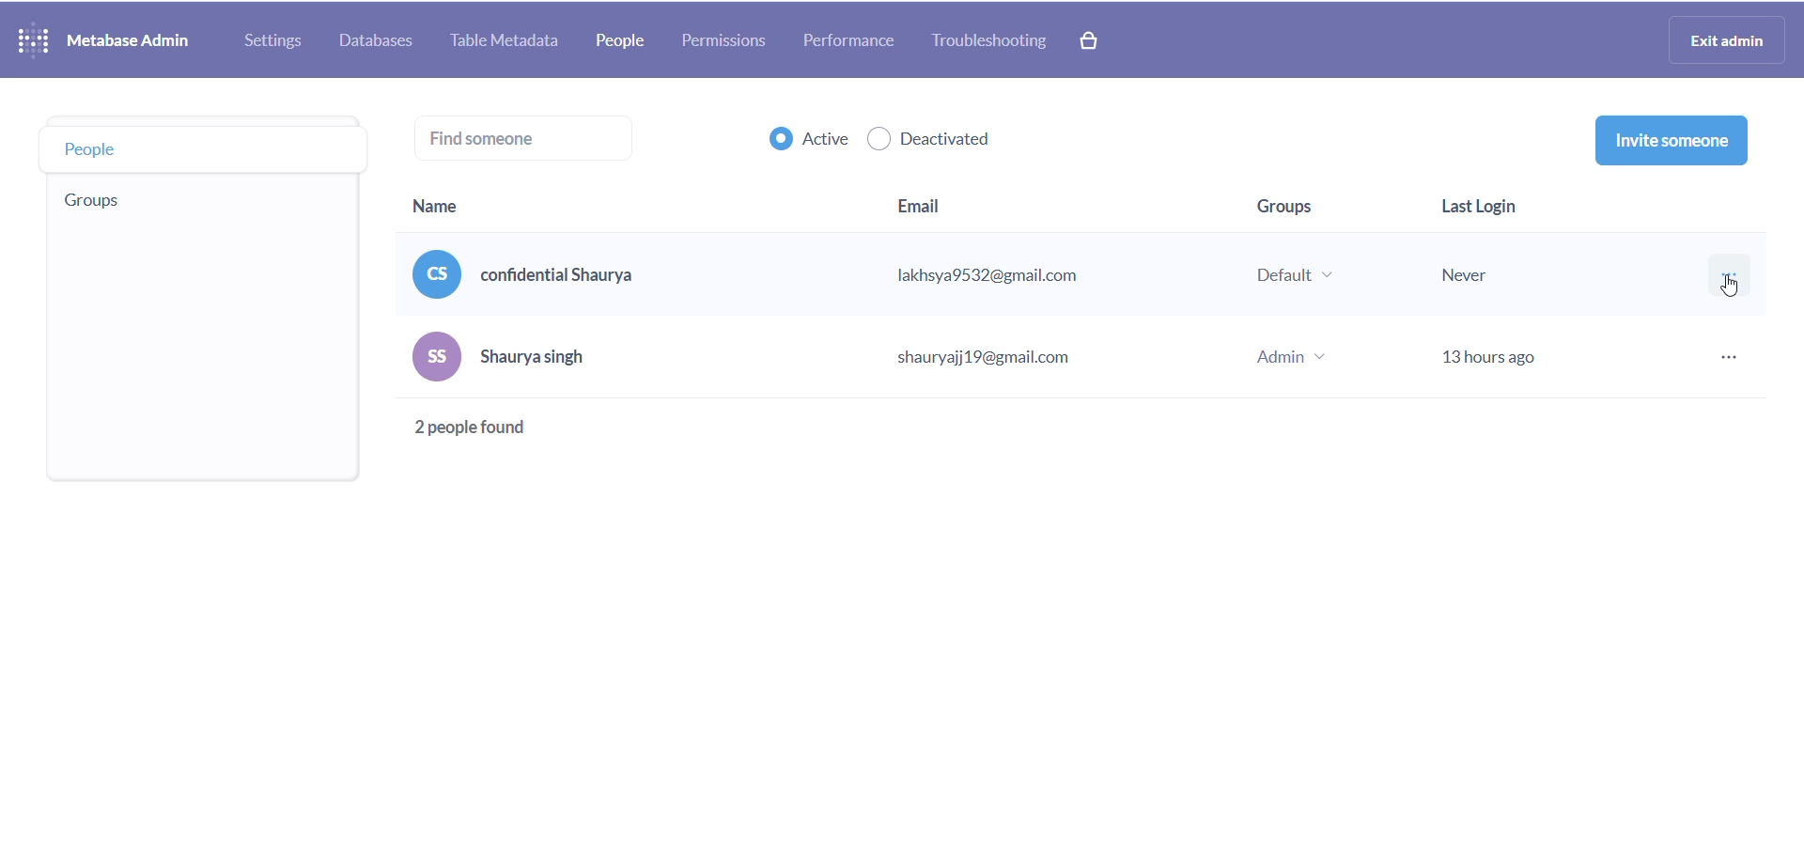  Describe the element at coordinates (1728, 39) in the screenshot. I see `exit admin` at that location.